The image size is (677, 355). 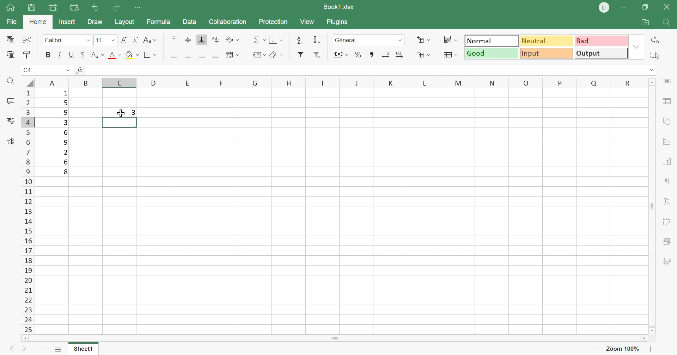 What do you see at coordinates (260, 41) in the screenshot?
I see `Summation` at bounding box center [260, 41].